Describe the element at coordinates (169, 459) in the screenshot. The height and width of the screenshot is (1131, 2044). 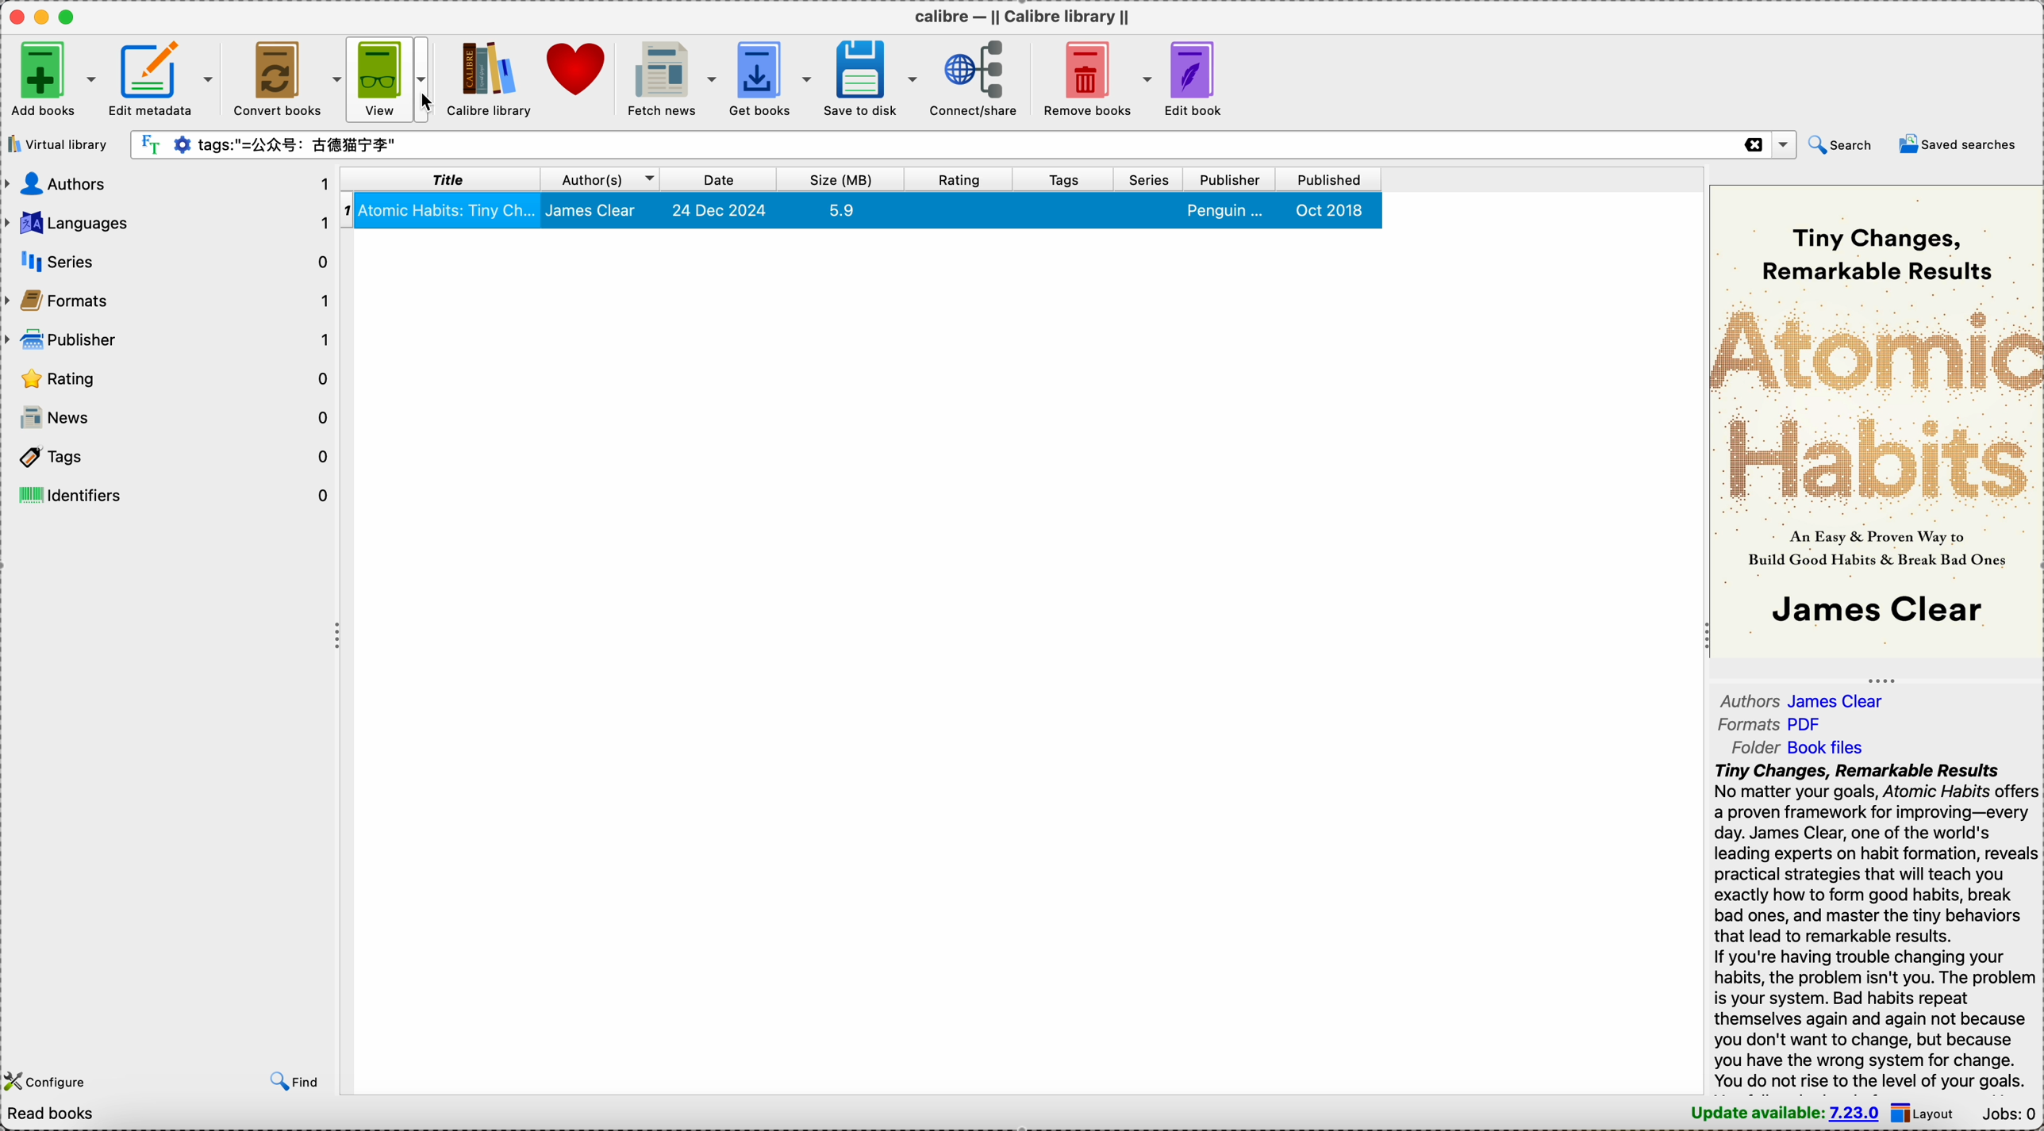
I see `tags` at that location.